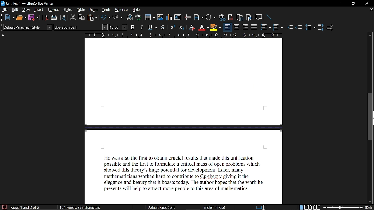 The height and width of the screenshot is (210, 374). Describe the element at coordinates (121, 10) in the screenshot. I see `Window` at that location.